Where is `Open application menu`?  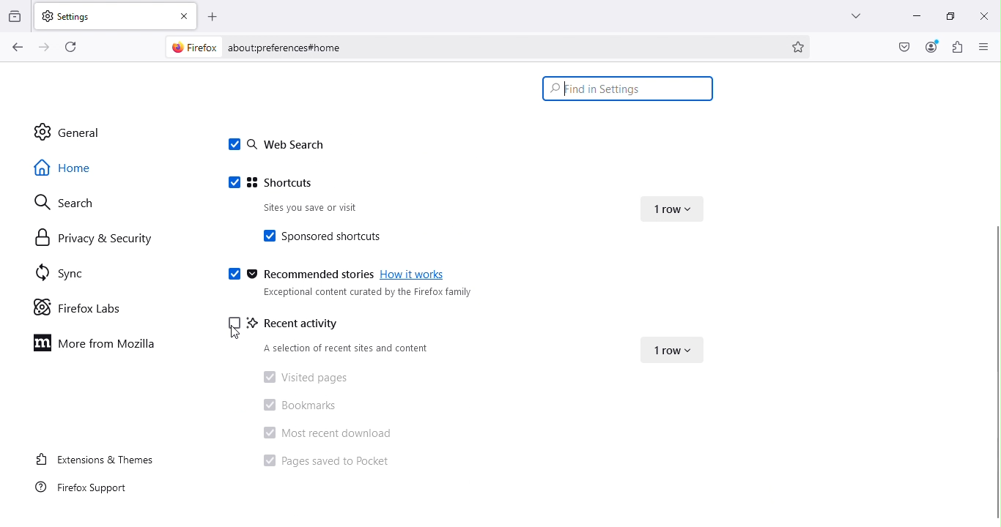 Open application menu is located at coordinates (985, 48).